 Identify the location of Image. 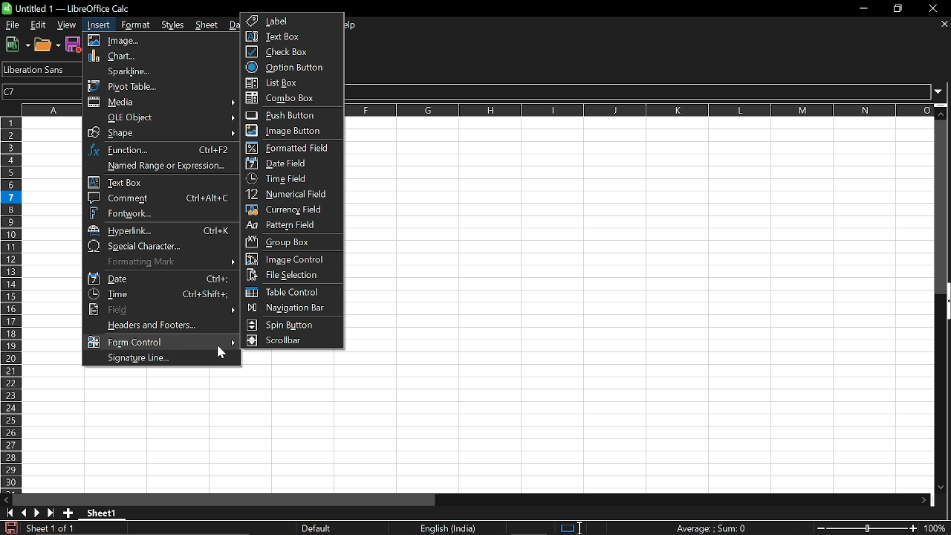
(160, 40).